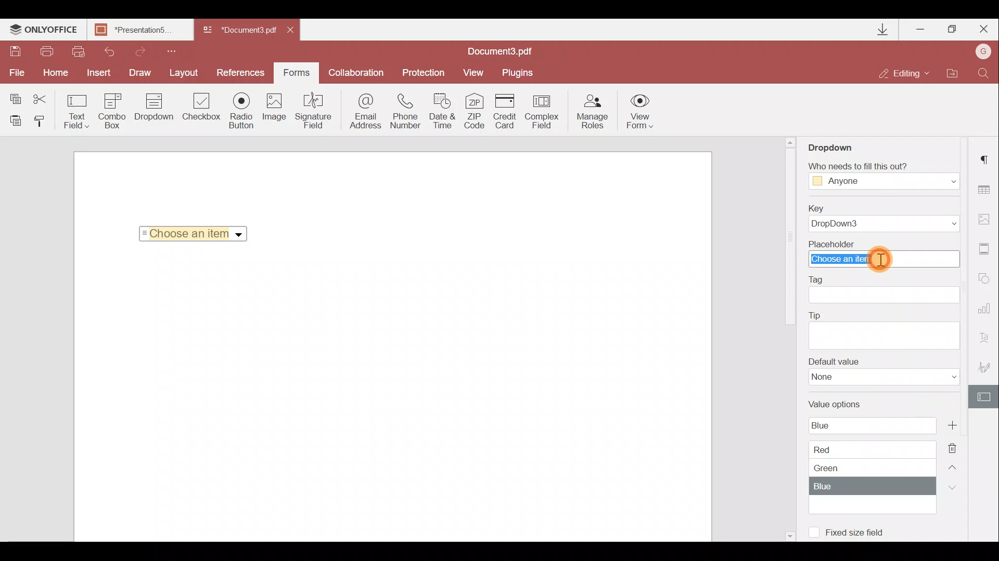 The height and width of the screenshot is (561, 999). What do you see at coordinates (407, 111) in the screenshot?
I see `Phone number` at bounding box center [407, 111].